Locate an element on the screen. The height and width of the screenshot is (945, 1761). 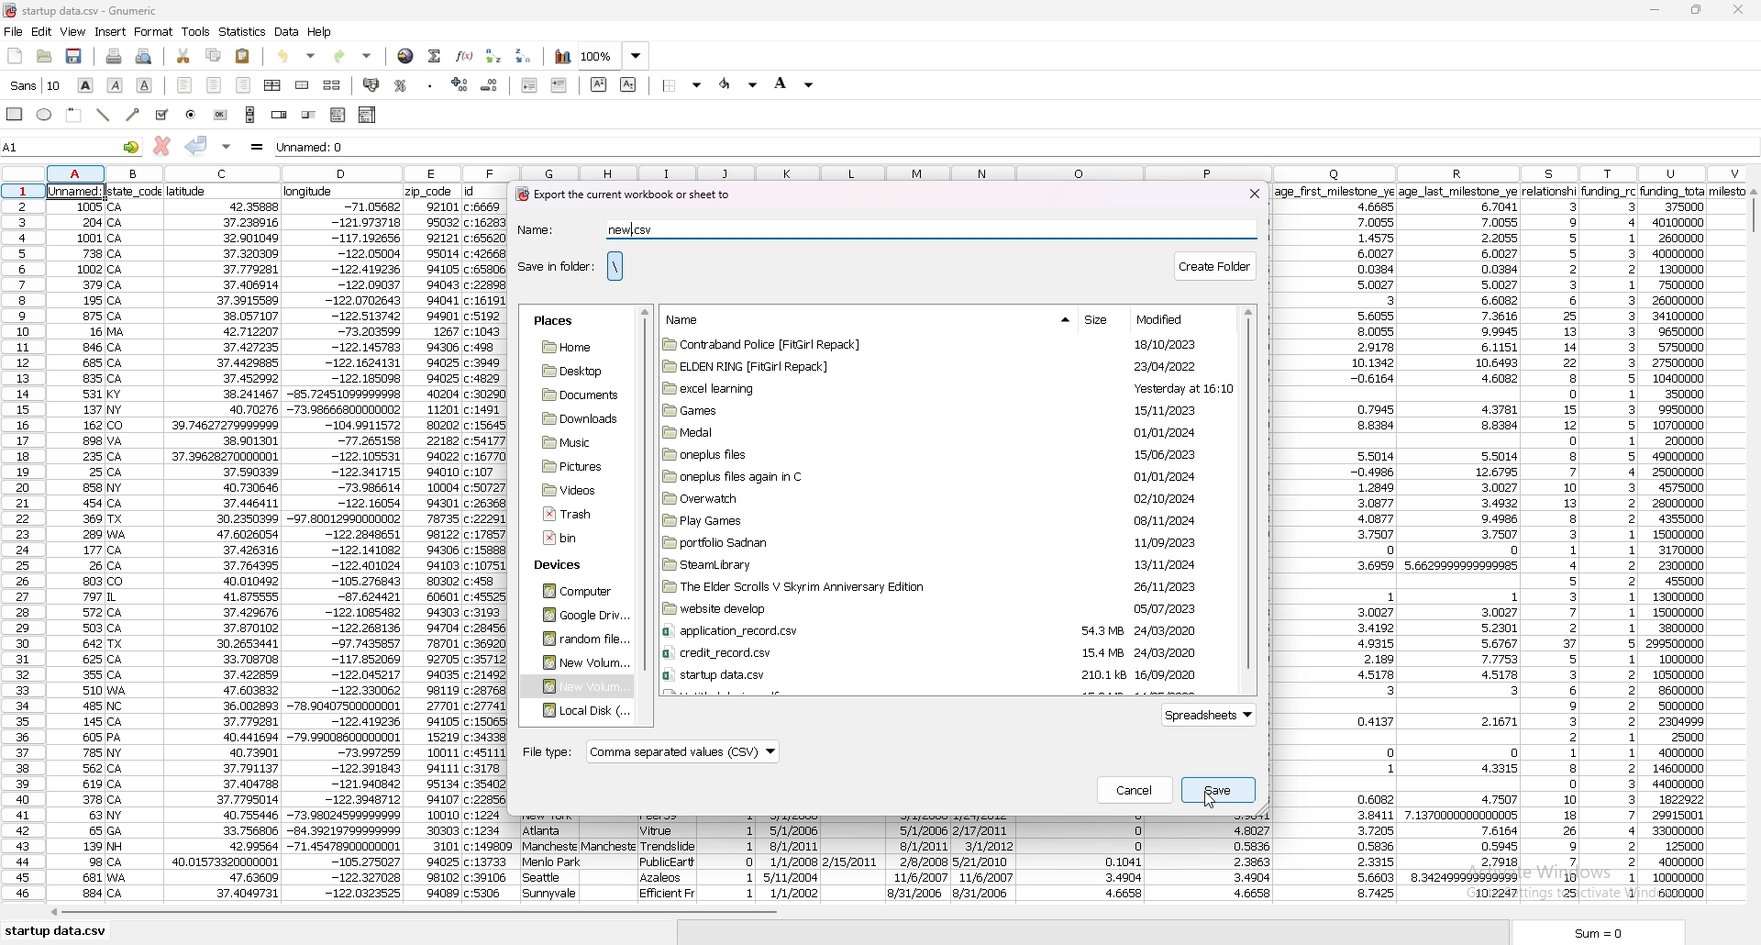
split merged cells is located at coordinates (332, 85).